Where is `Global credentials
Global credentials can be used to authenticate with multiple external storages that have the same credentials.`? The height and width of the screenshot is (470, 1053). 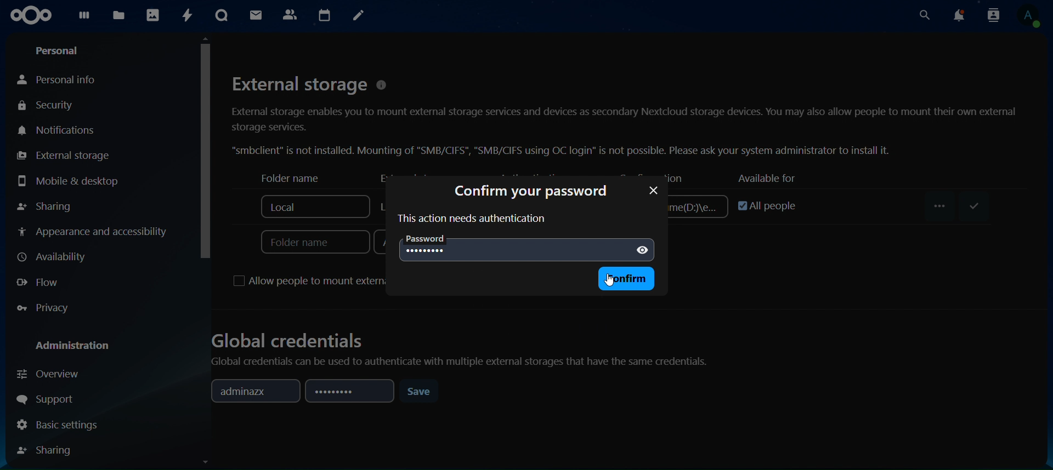 Global credentials
Global credentials can be used to authenticate with multiple external storages that have the same credentials. is located at coordinates (462, 350).